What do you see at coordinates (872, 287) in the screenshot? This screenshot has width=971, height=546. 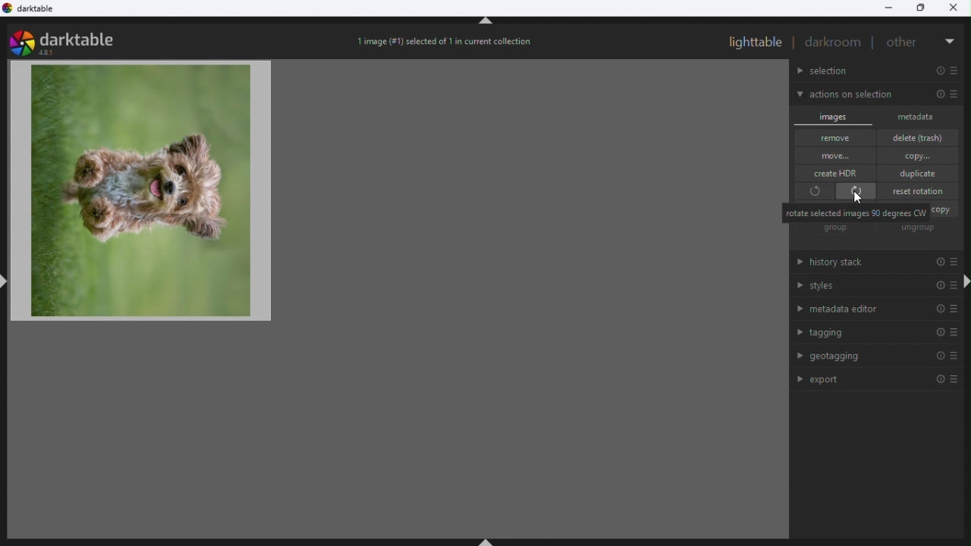 I see `Styles` at bounding box center [872, 287].